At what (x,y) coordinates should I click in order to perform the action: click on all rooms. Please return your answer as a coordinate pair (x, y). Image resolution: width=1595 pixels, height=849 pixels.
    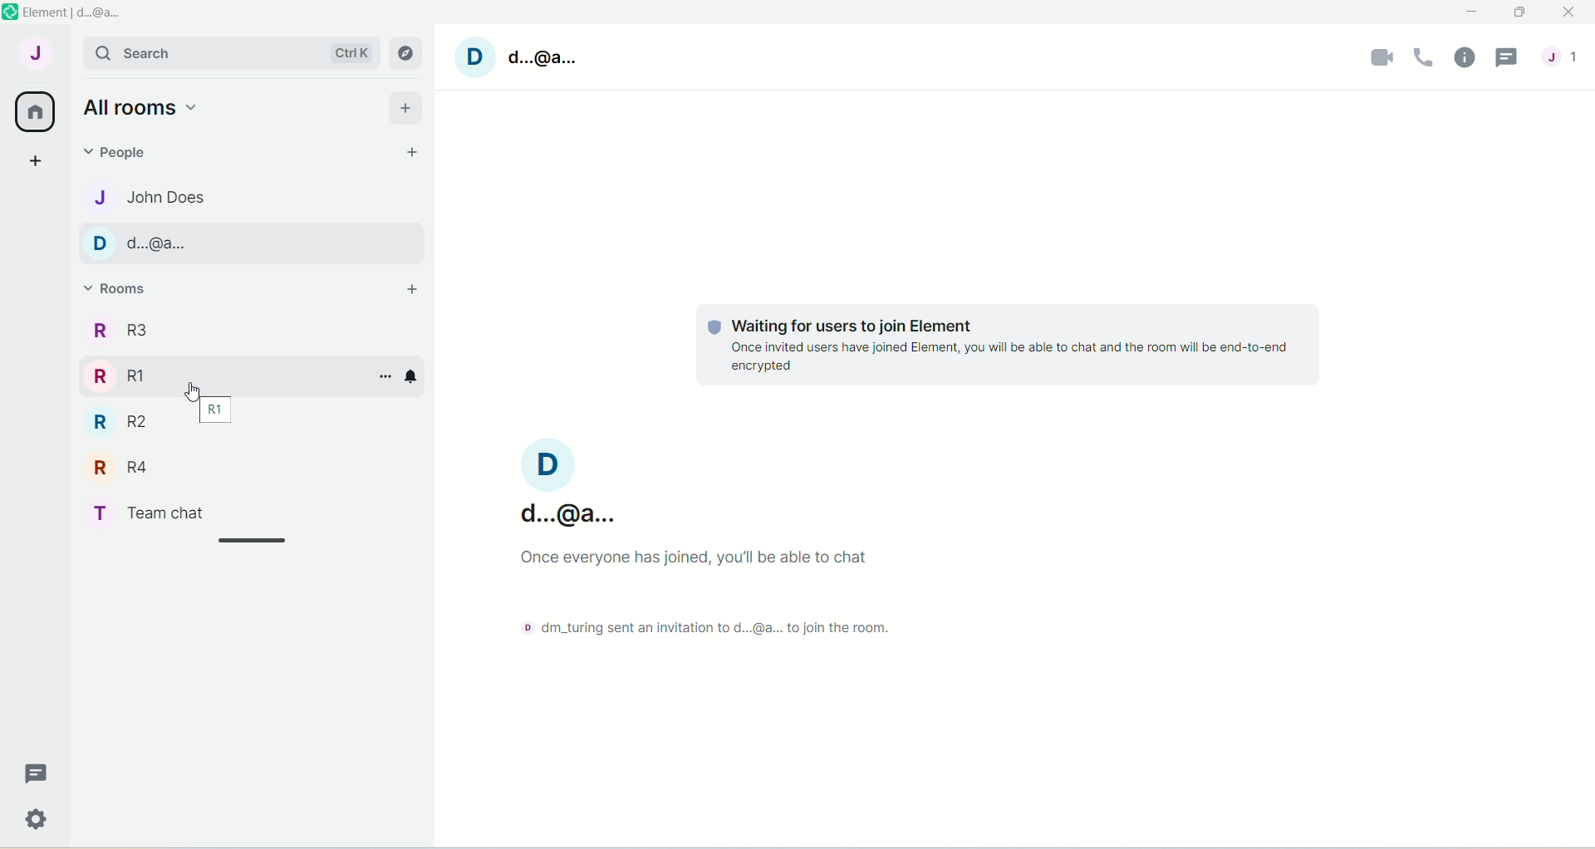
    Looking at the image, I should click on (36, 113).